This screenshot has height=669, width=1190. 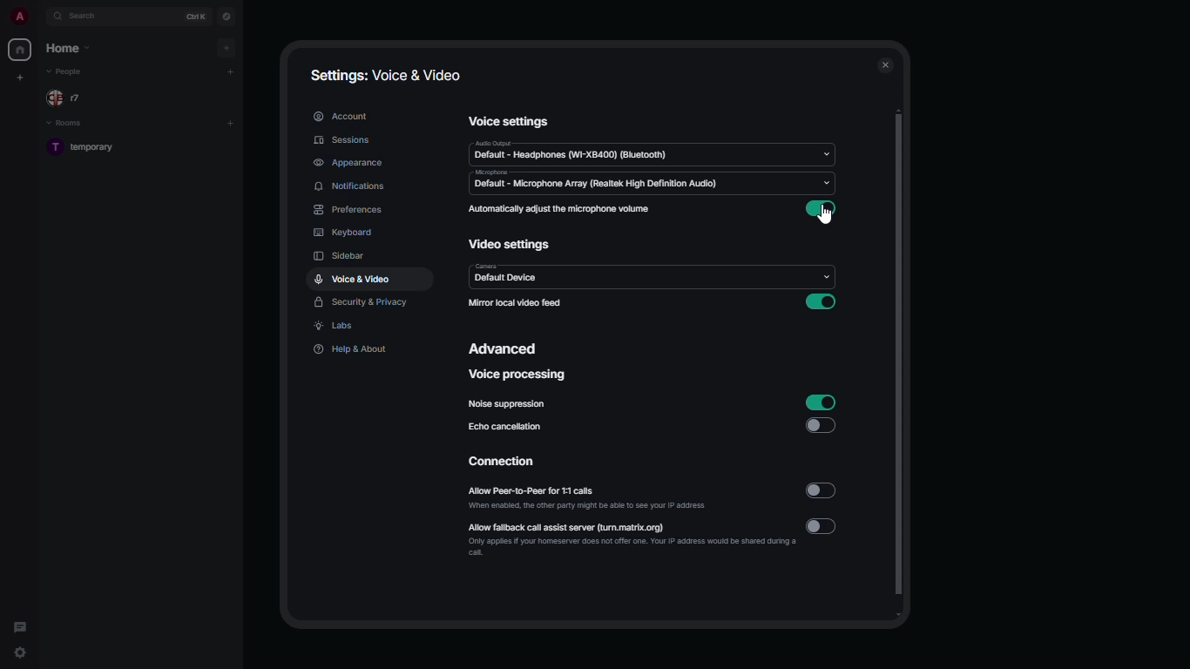 What do you see at coordinates (355, 187) in the screenshot?
I see `notifications` at bounding box center [355, 187].